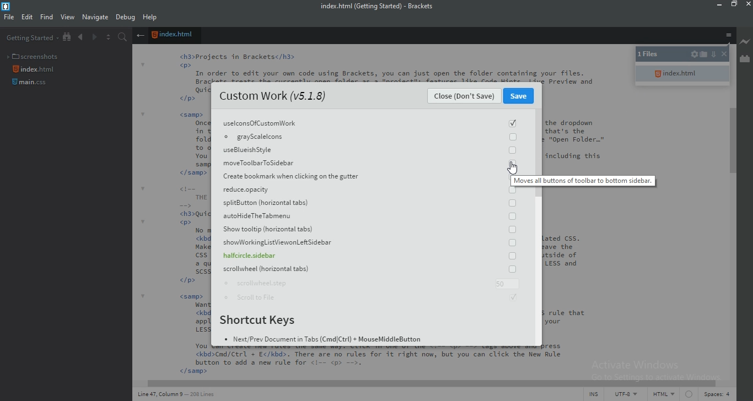 The image size is (753, 401). Describe the element at coordinates (107, 37) in the screenshot. I see `Split the editor vertically or horizontally` at that location.